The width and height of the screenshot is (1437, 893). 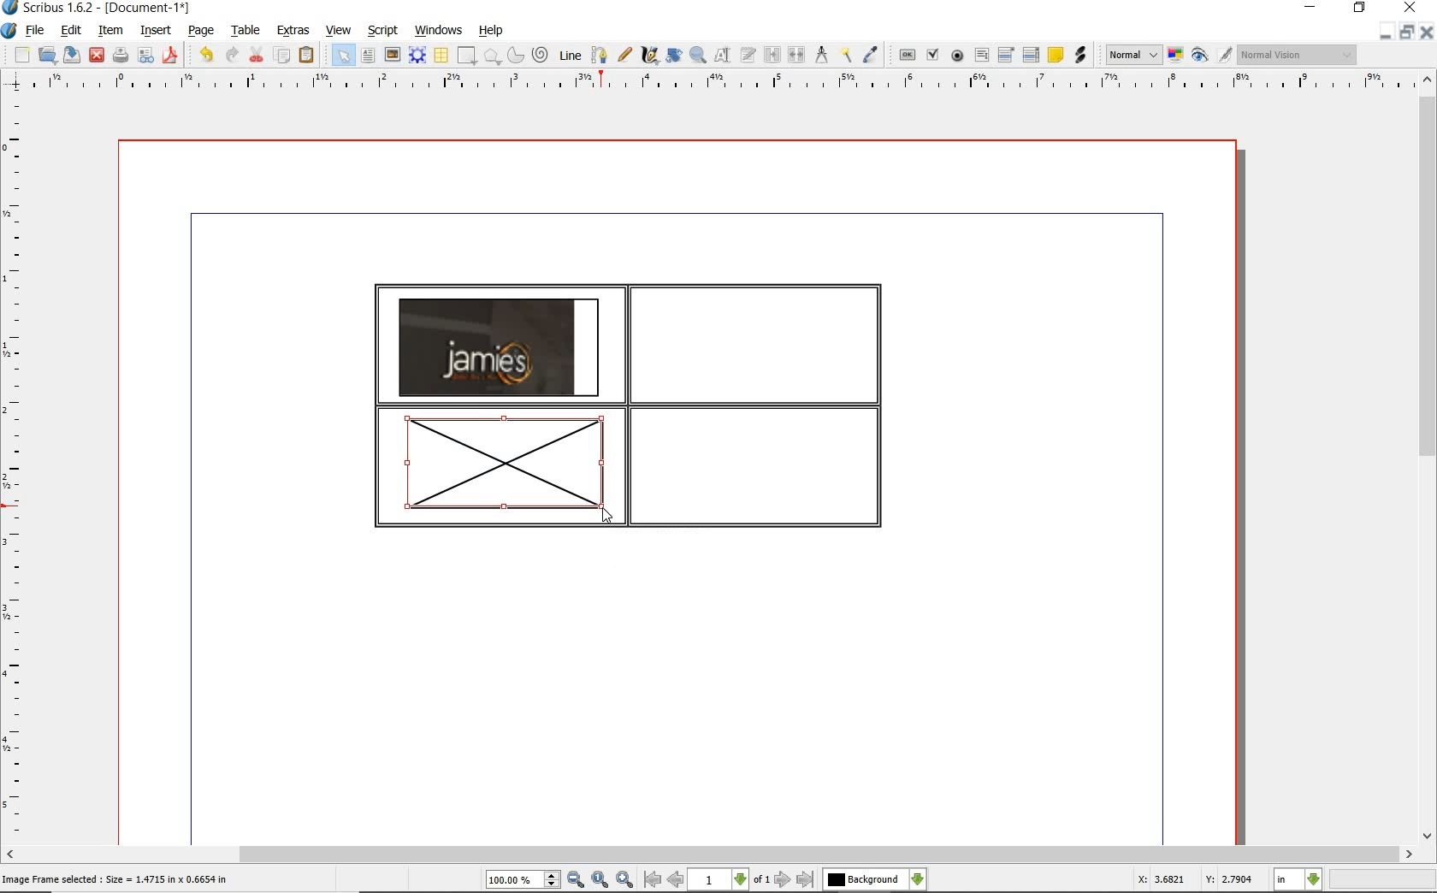 I want to click on calligraphic line, so click(x=650, y=56).